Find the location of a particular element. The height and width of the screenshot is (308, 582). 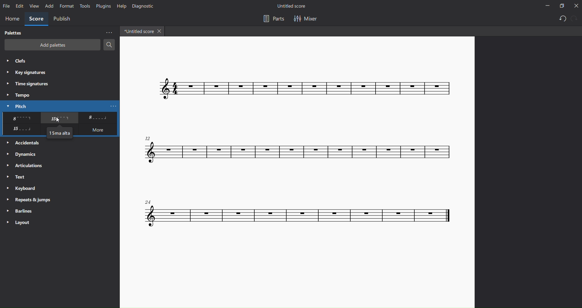

dignostic is located at coordinates (145, 7).